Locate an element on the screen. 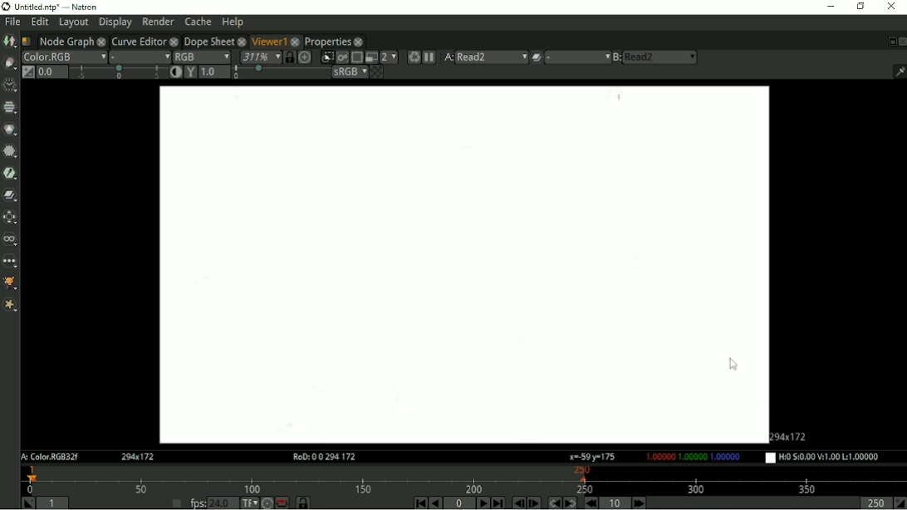  H:O is located at coordinates (828, 458).